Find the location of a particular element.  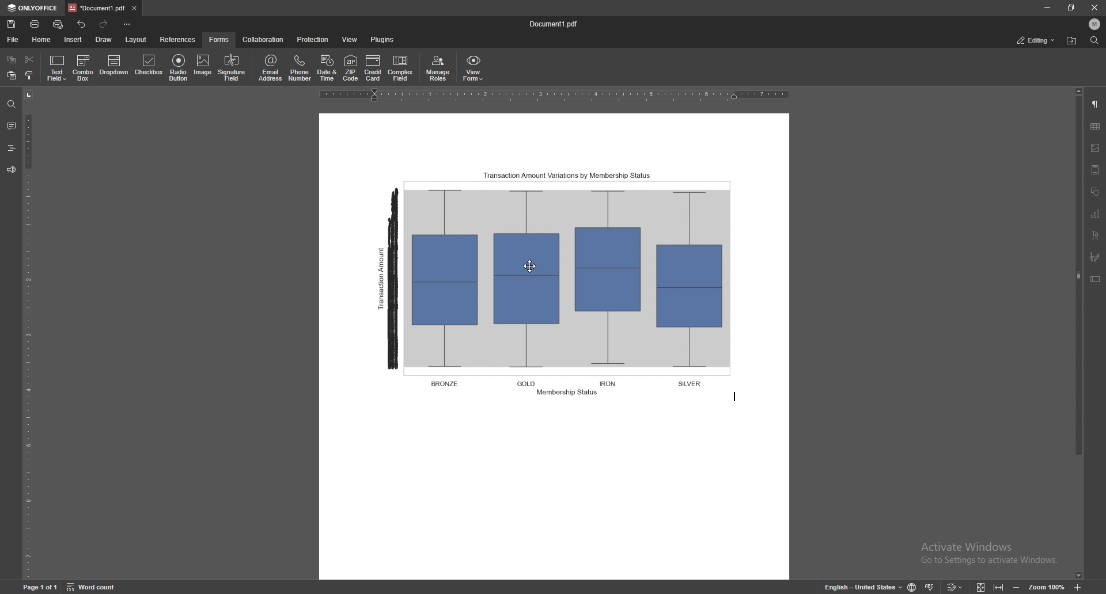

paste is located at coordinates (12, 76).